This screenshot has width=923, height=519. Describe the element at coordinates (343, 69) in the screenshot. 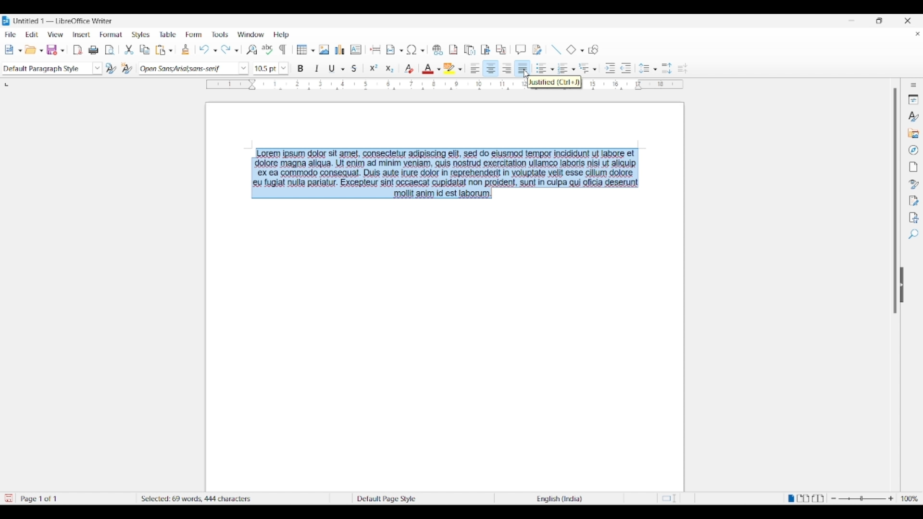

I see `Underline options` at that location.